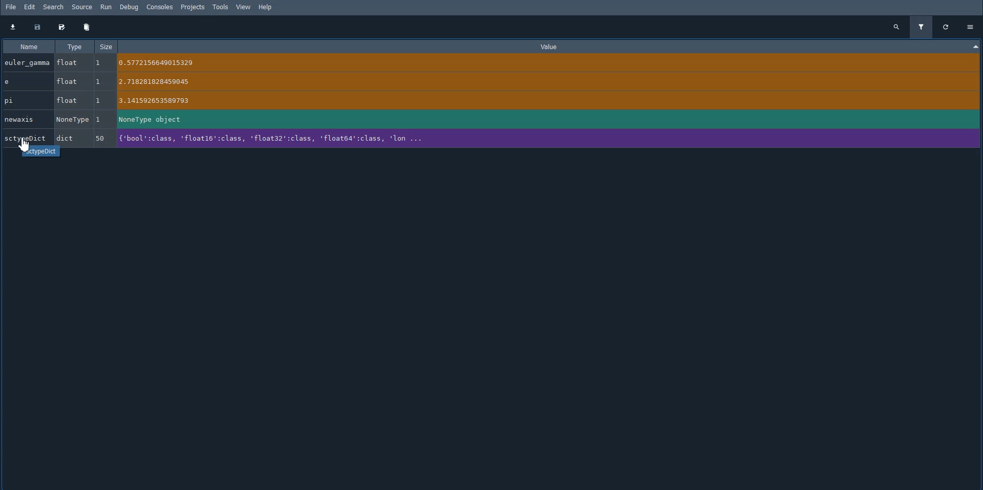  I want to click on Help, so click(265, 8).